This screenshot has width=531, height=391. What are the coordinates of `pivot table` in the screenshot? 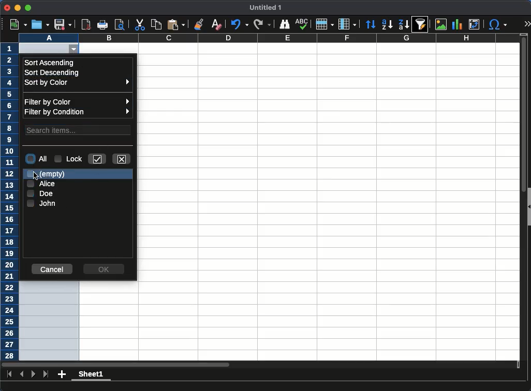 It's located at (475, 24).